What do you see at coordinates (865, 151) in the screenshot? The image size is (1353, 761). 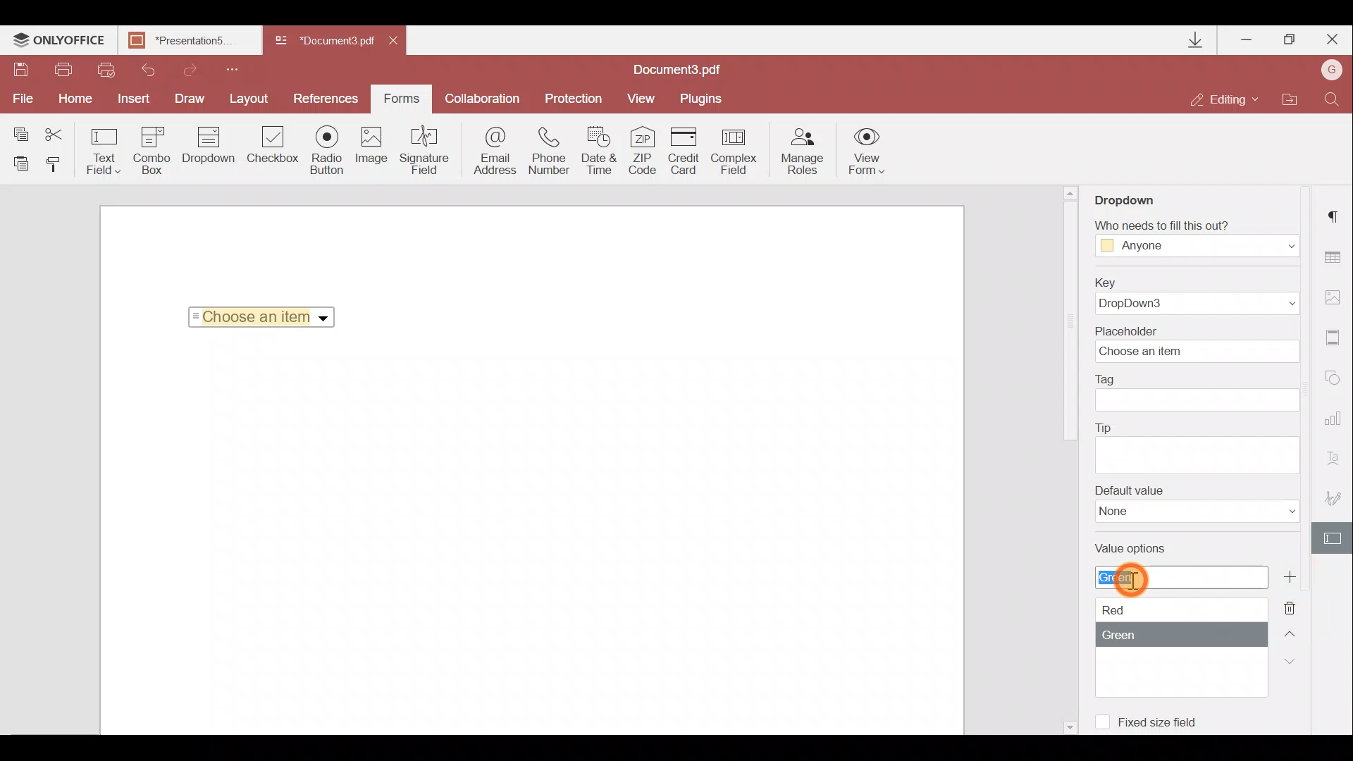 I see `View form` at bounding box center [865, 151].